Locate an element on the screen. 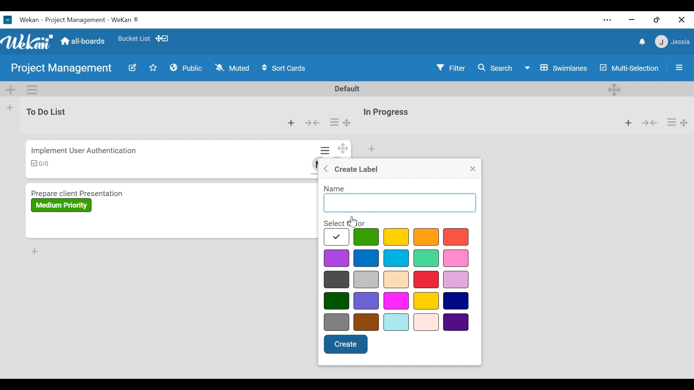  minimize is located at coordinates (631, 19).